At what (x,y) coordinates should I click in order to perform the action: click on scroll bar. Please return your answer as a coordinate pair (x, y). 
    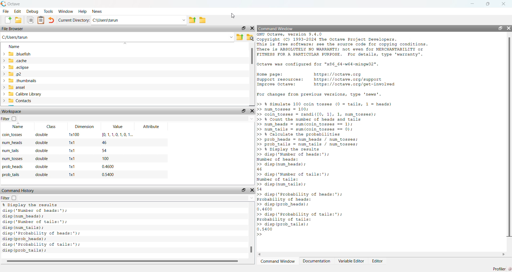
    Looking at the image, I should click on (122, 261).